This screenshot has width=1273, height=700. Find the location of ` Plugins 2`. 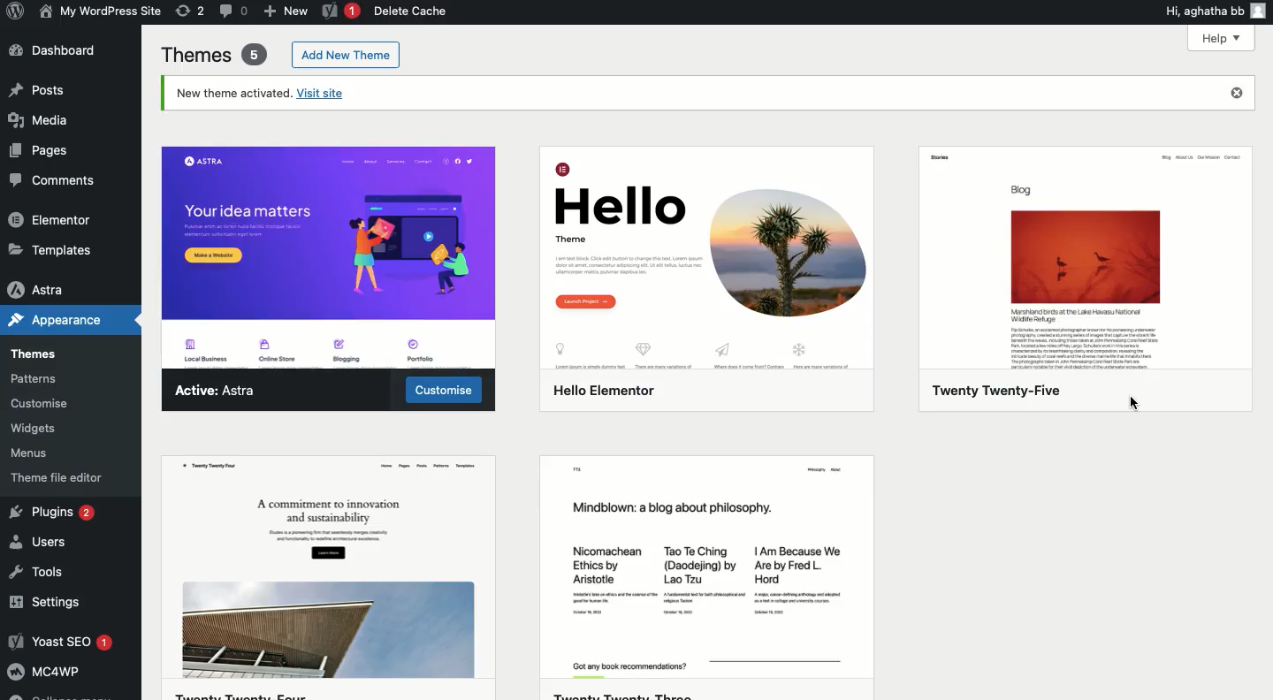

 Plugins 2 is located at coordinates (55, 511).